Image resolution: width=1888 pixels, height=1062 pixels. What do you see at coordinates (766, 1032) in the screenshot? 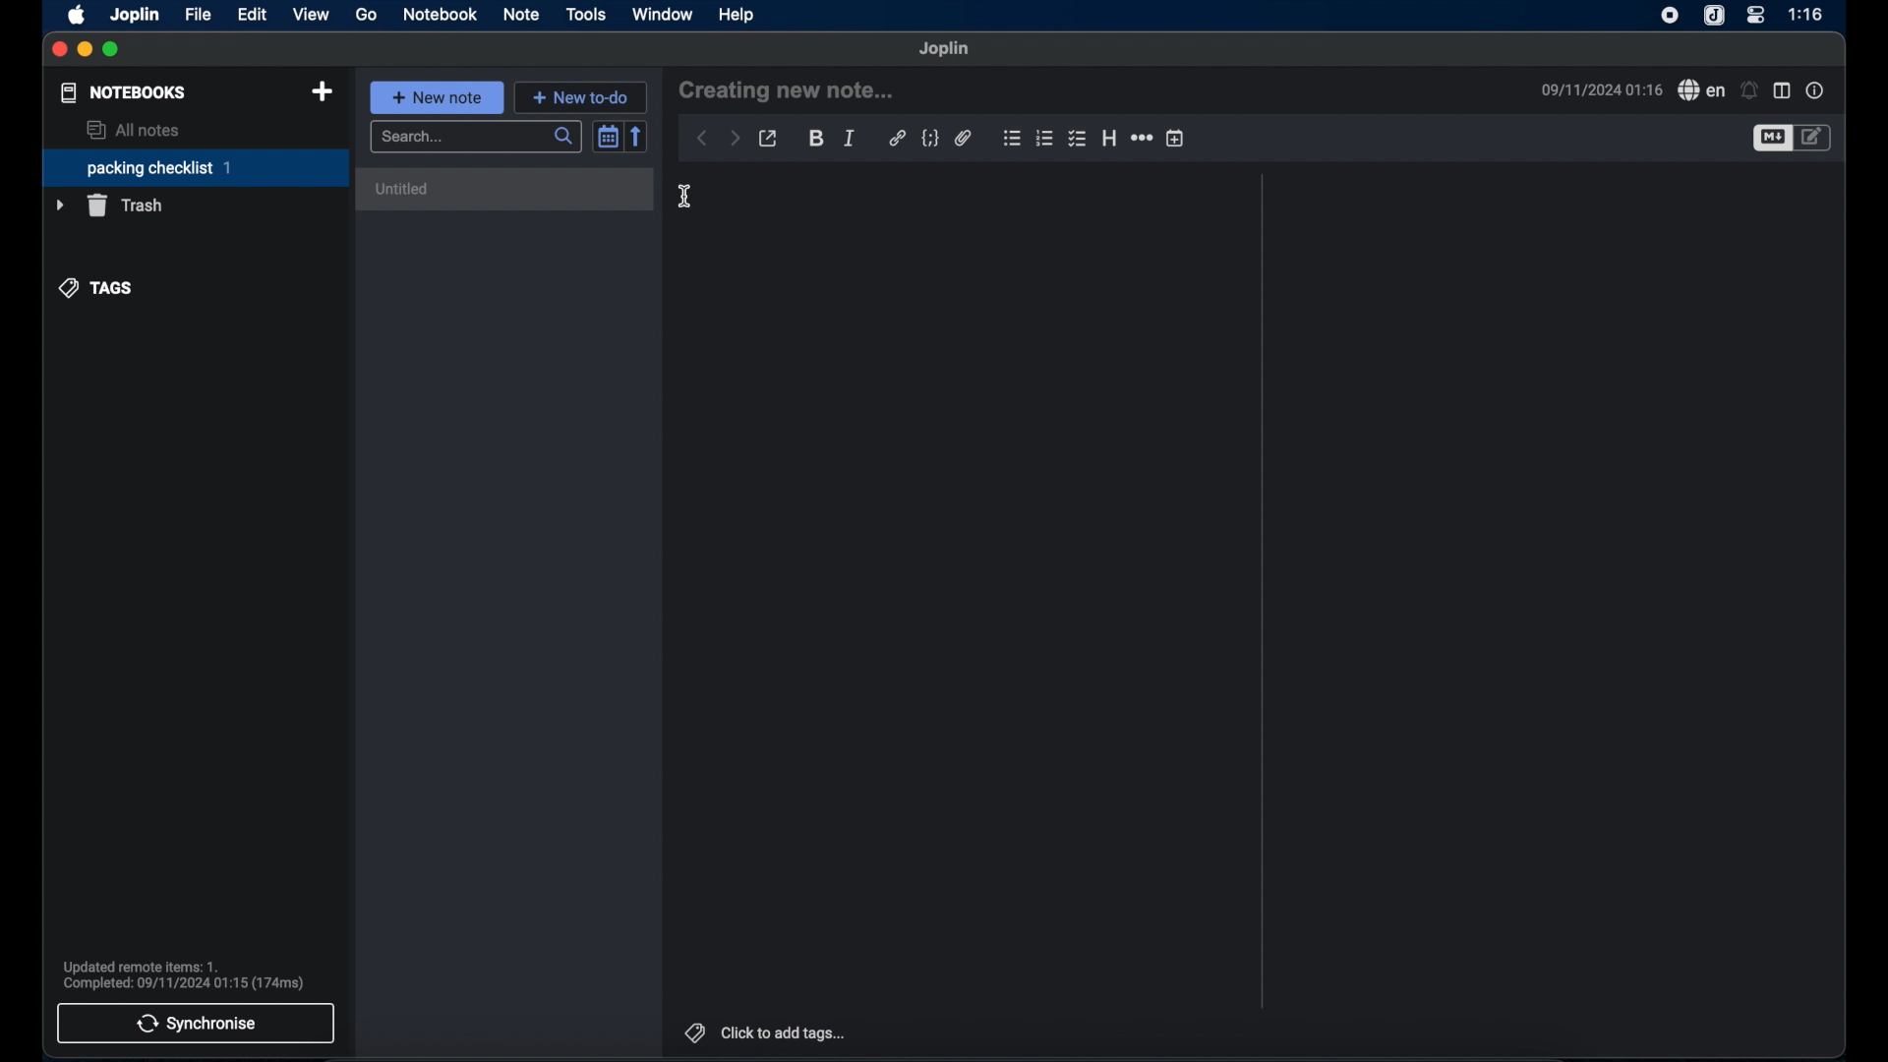
I see `click to add tags` at bounding box center [766, 1032].